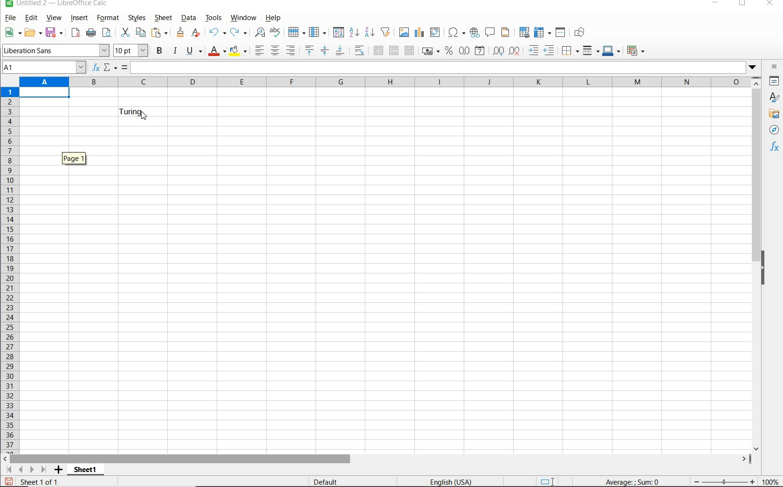 The image size is (783, 487). I want to click on UNMERGE CELLS, so click(410, 50).